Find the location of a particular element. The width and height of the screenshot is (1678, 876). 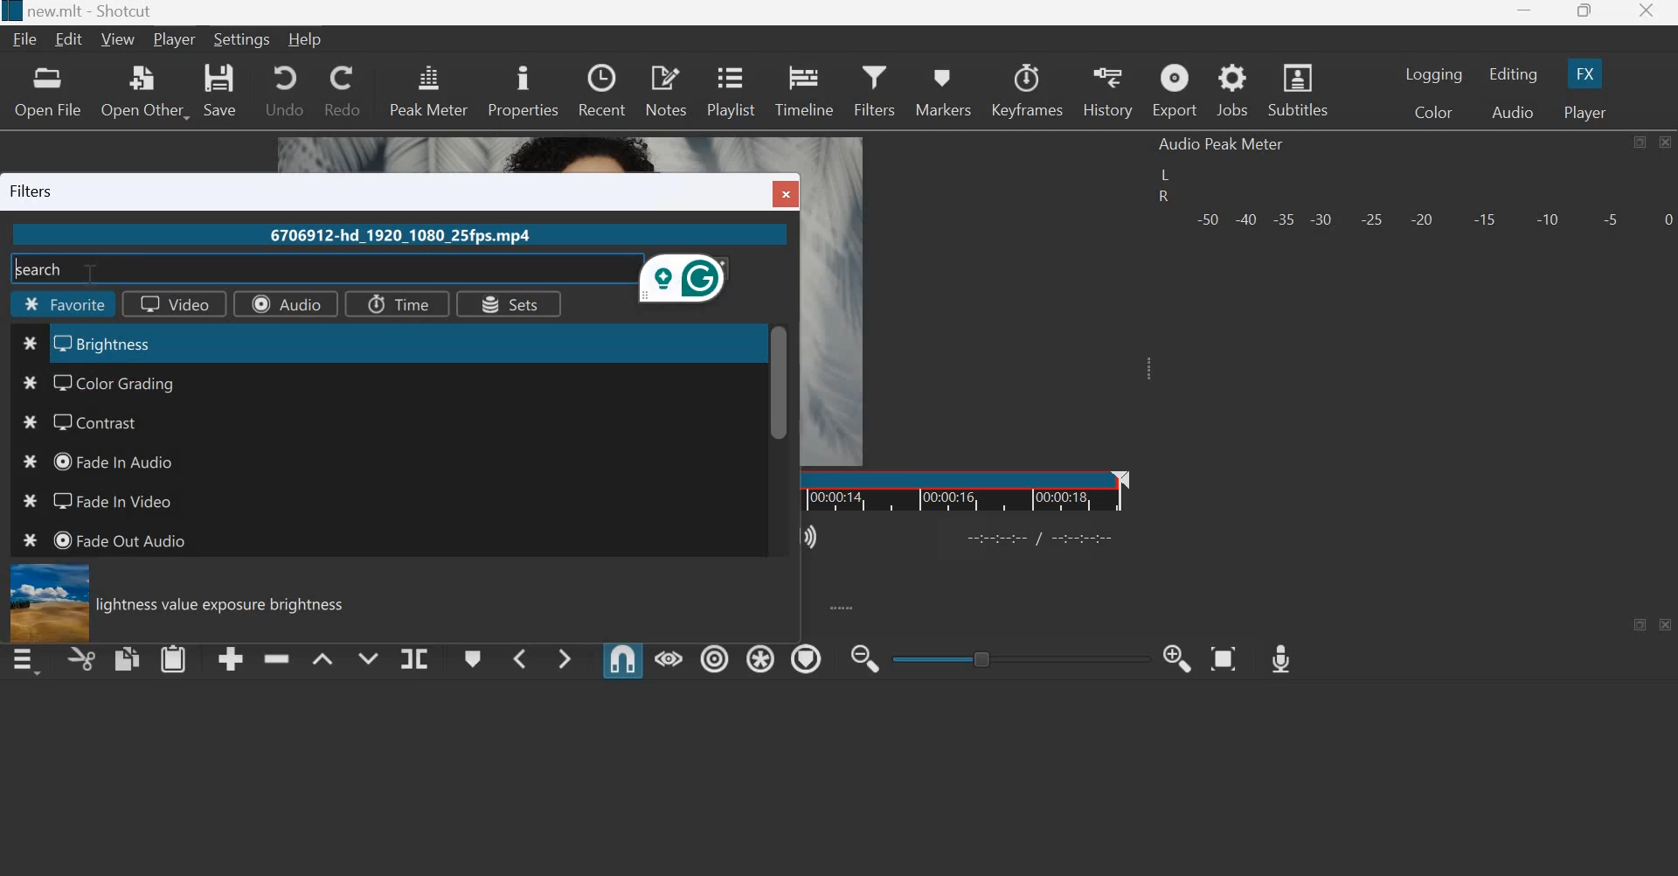

cut is located at coordinates (82, 661).